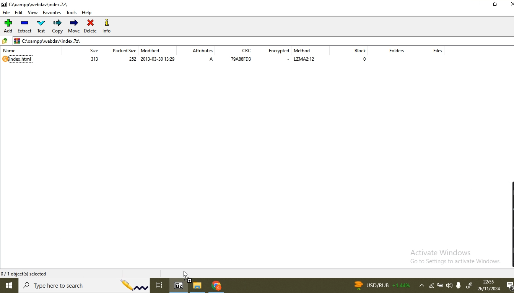 The image size is (514, 293). Describe the element at coordinates (153, 50) in the screenshot. I see `modified` at that location.